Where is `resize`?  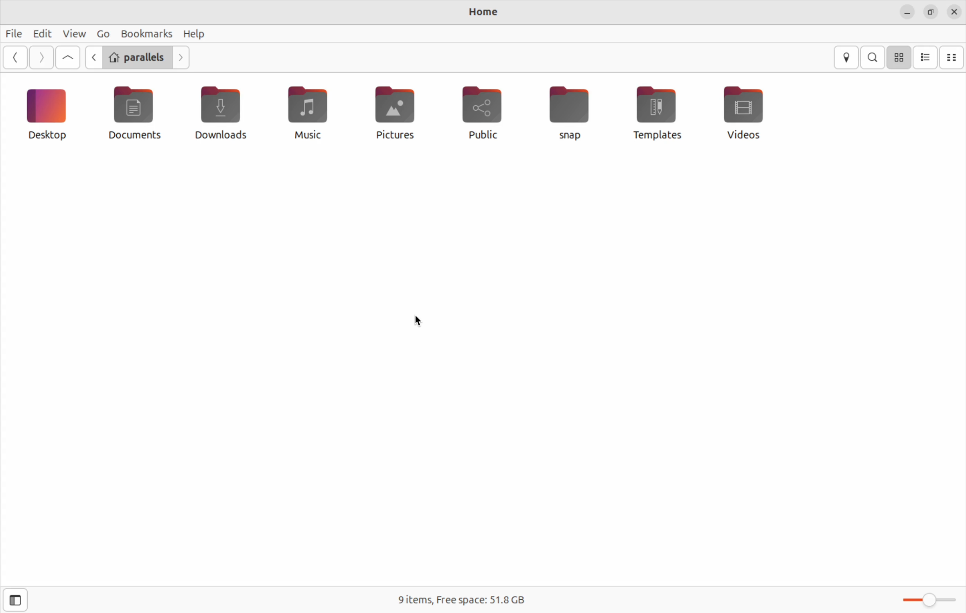
resize is located at coordinates (930, 11).